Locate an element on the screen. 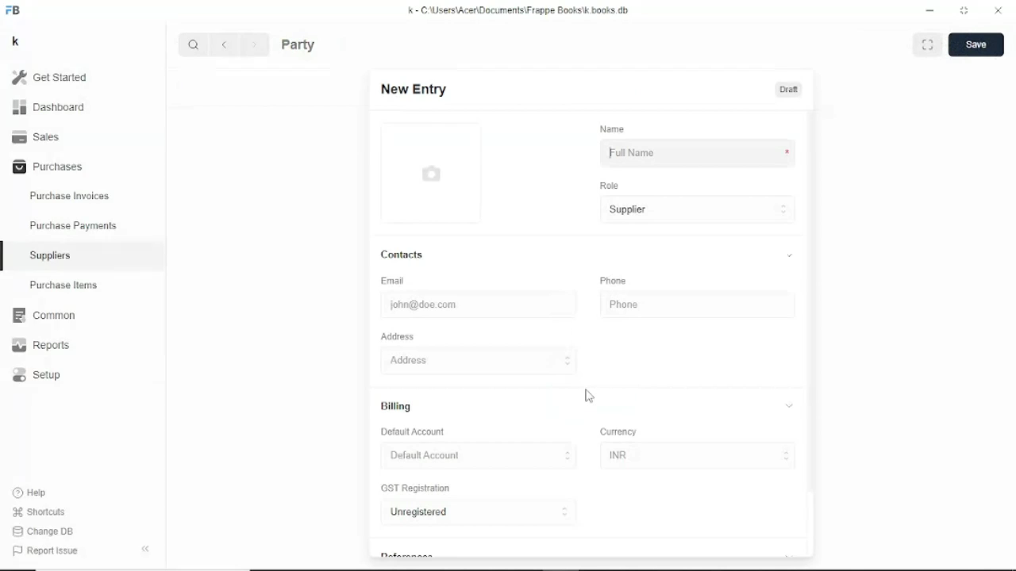 Image resolution: width=1016 pixels, height=571 pixels. Default account is located at coordinates (414, 432).